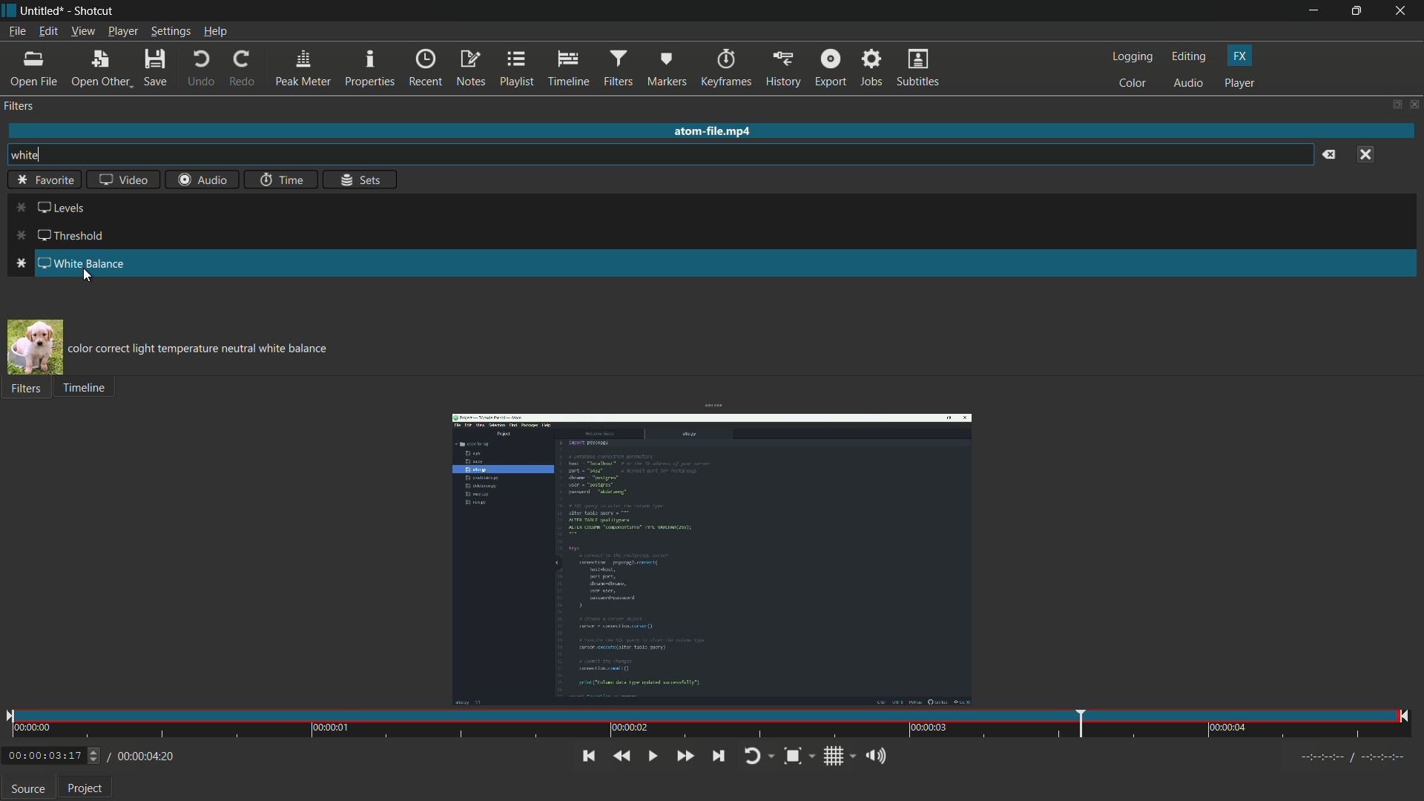 The width and height of the screenshot is (1424, 801). What do you see at coordinates (1328, 154) in the screenshot?
I see `clear search` at bounding box center [1328, 154].